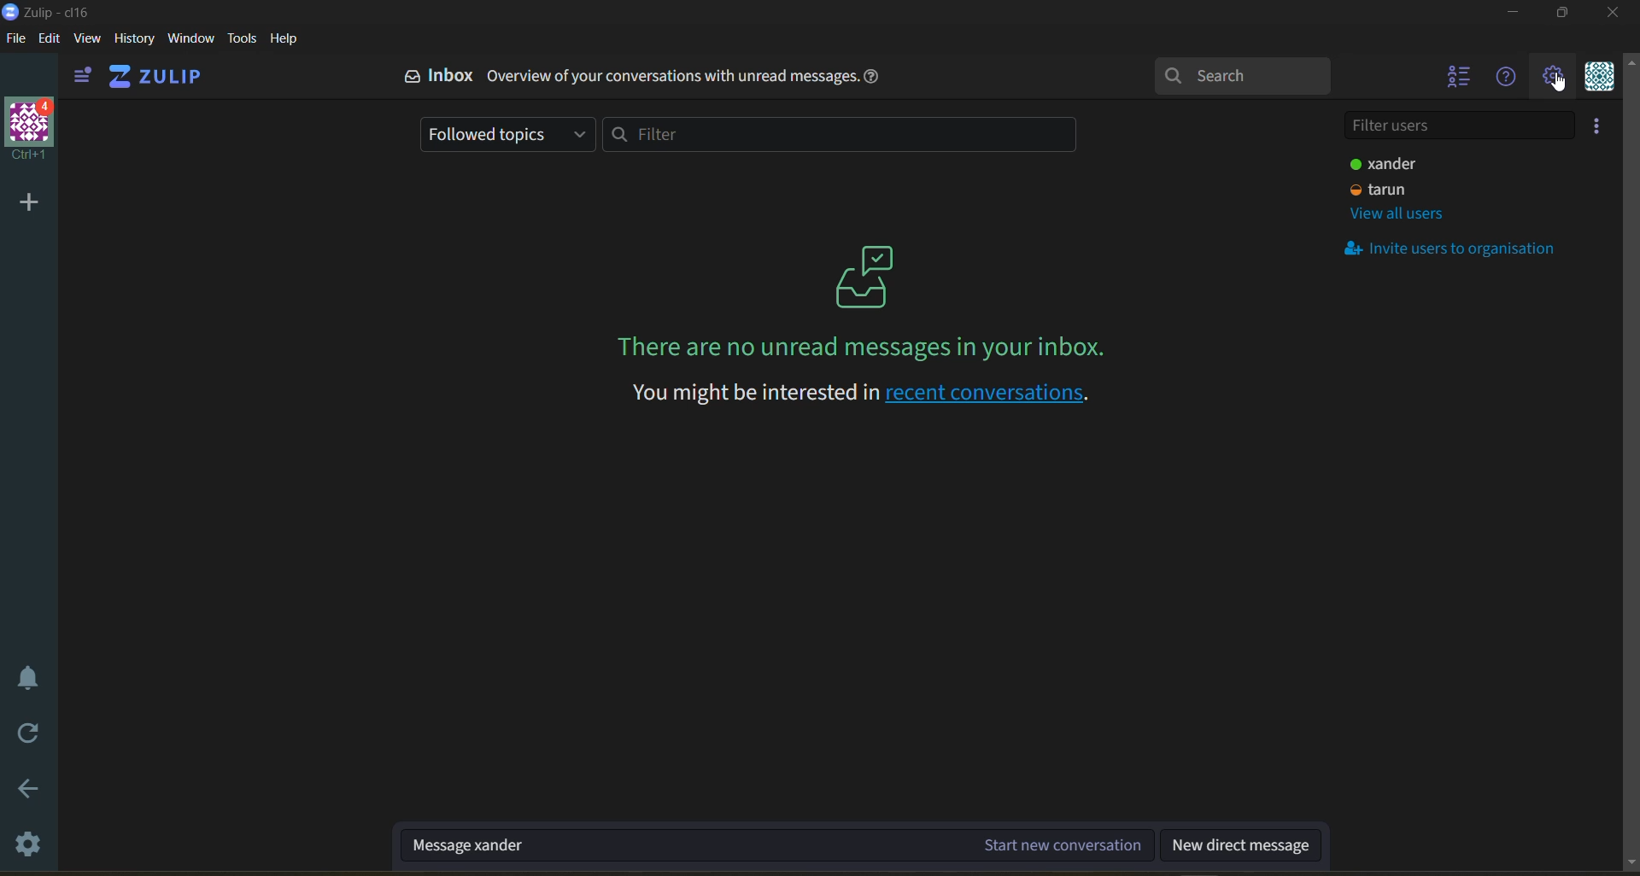  Describe the element at coordinates (134, 39) in the screenshot. I see `history` at that location.